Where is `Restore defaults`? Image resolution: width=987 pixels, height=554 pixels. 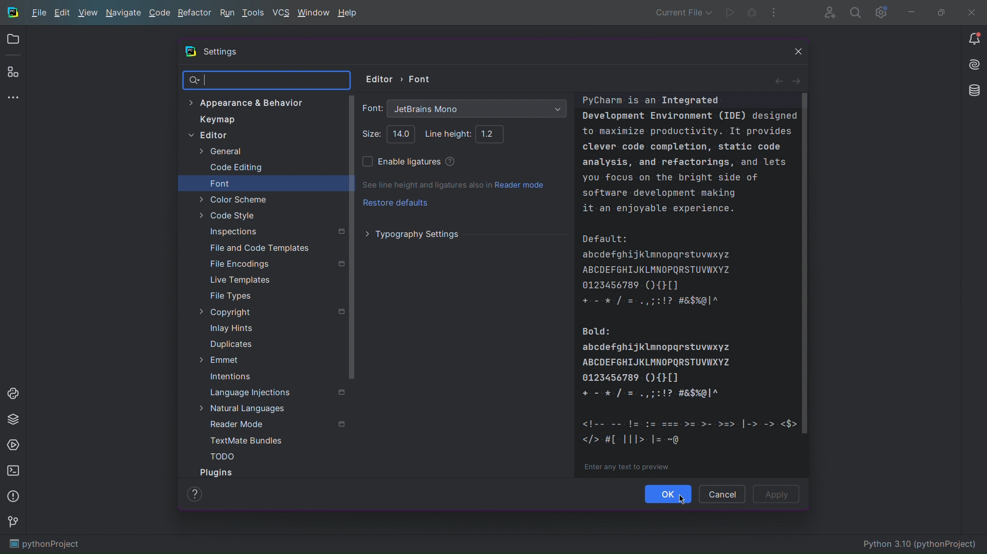
Restore defaults is located at coordinates (398, 203).